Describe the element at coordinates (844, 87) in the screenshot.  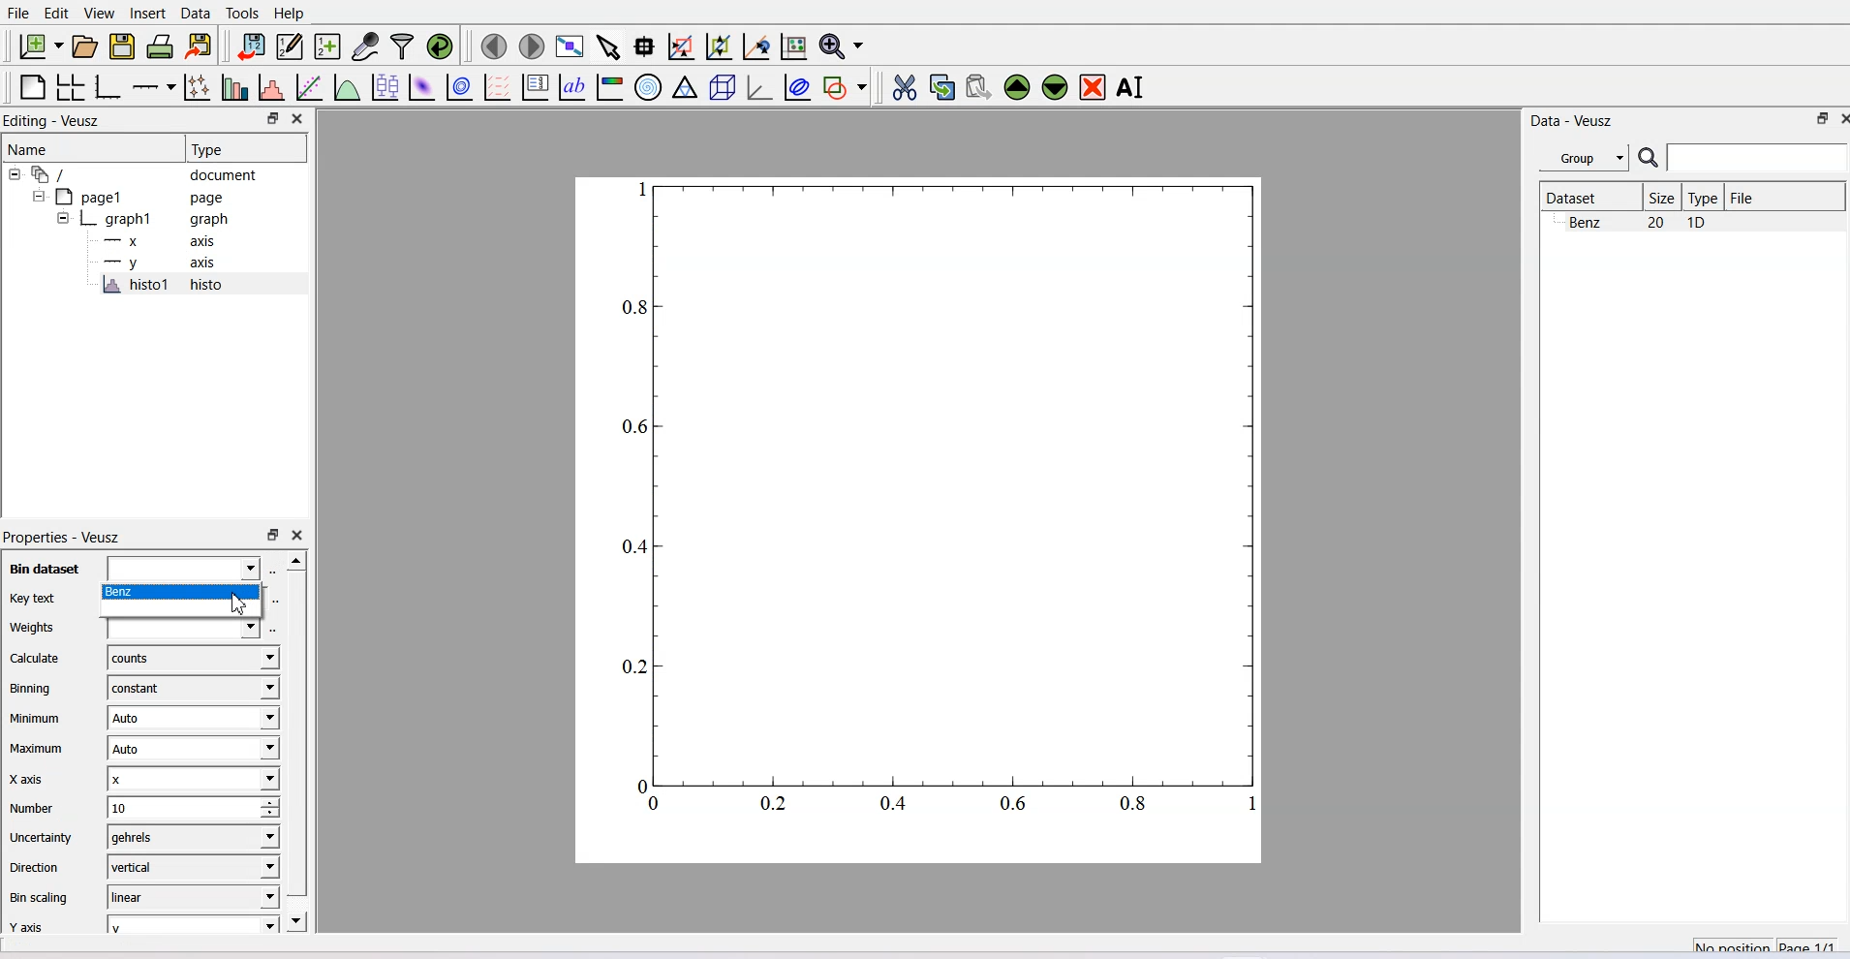
I see `Add shape to the plot` at that location.